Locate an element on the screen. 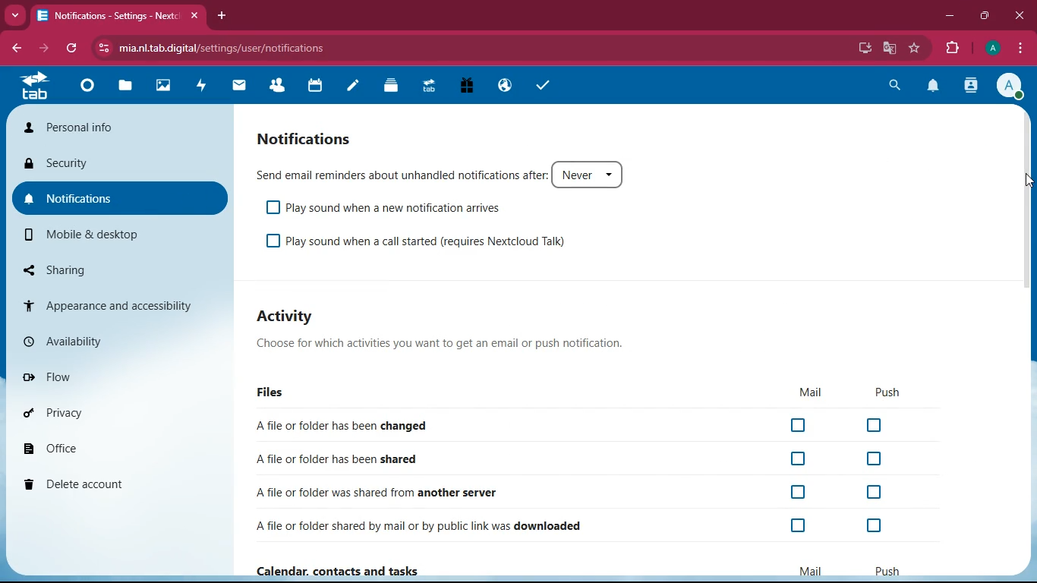 Image resolution: width=1037 pixels, height=583 pixels. flow is located at coordinates (121, 378).